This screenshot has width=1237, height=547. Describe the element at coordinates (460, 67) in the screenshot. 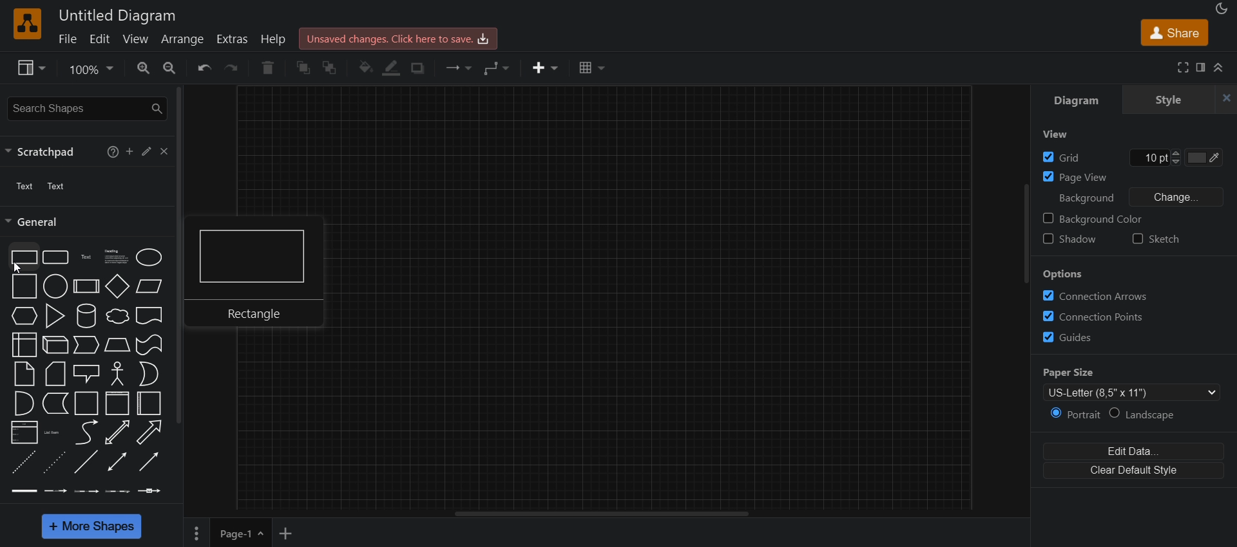

I see `connection` at that location.